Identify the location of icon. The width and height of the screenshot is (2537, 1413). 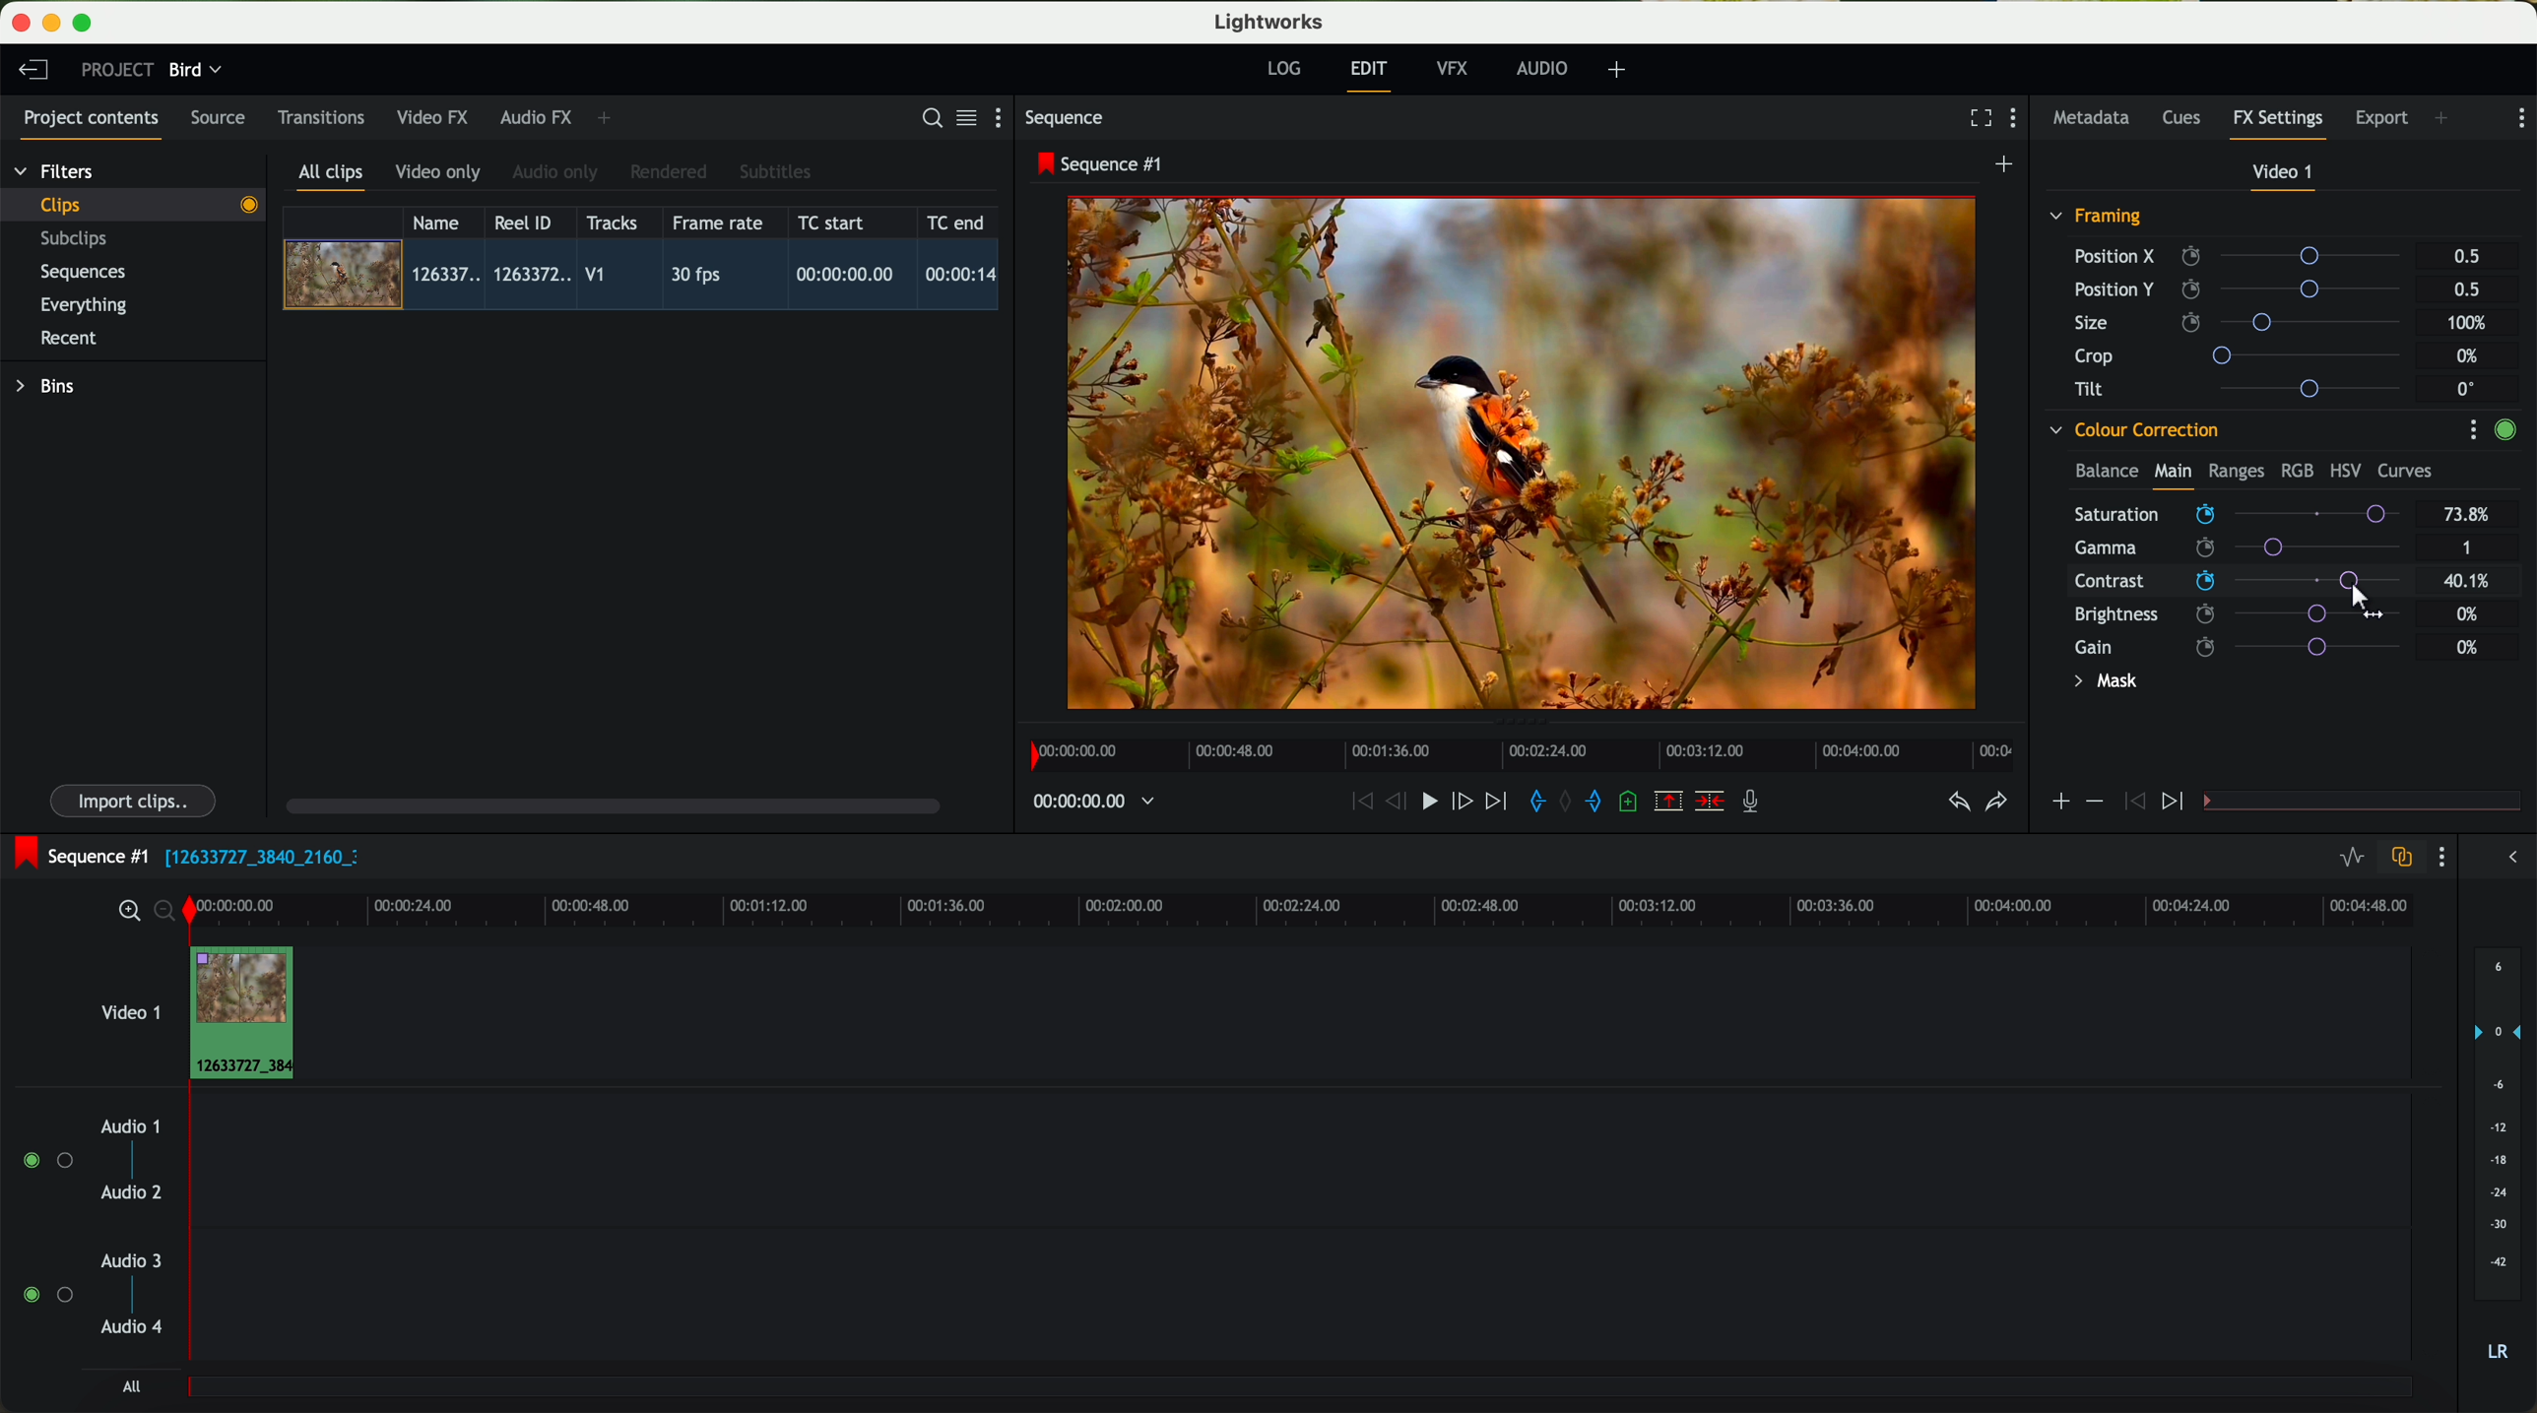
(2059, 803).